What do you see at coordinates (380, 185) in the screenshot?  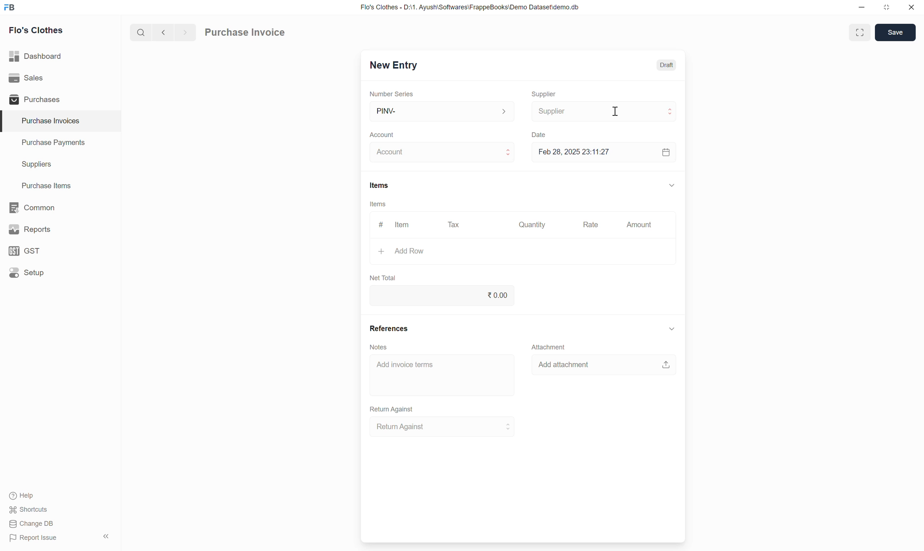 I see `Items` at bounding box center [380, 185].